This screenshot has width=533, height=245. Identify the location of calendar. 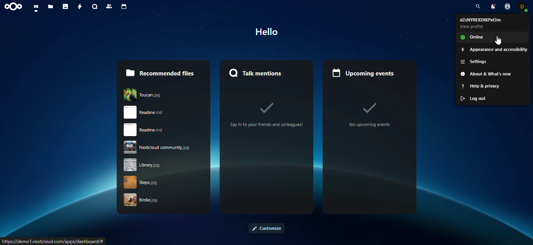
(124, 7).